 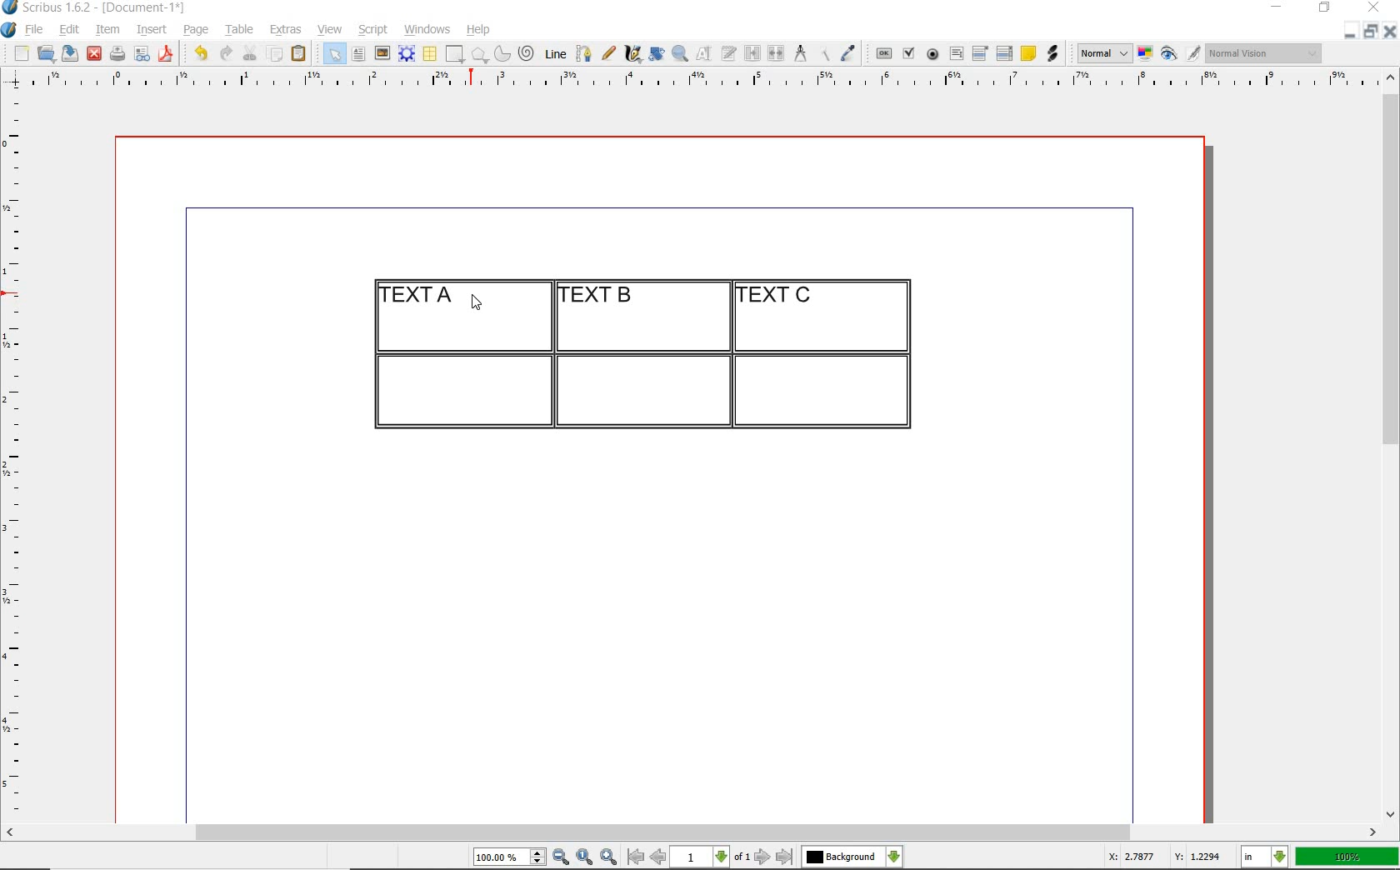 What do you see at coordinates (692, 834) in the screenshot?
I see `scrollbar` at bounding box center [692, 834].